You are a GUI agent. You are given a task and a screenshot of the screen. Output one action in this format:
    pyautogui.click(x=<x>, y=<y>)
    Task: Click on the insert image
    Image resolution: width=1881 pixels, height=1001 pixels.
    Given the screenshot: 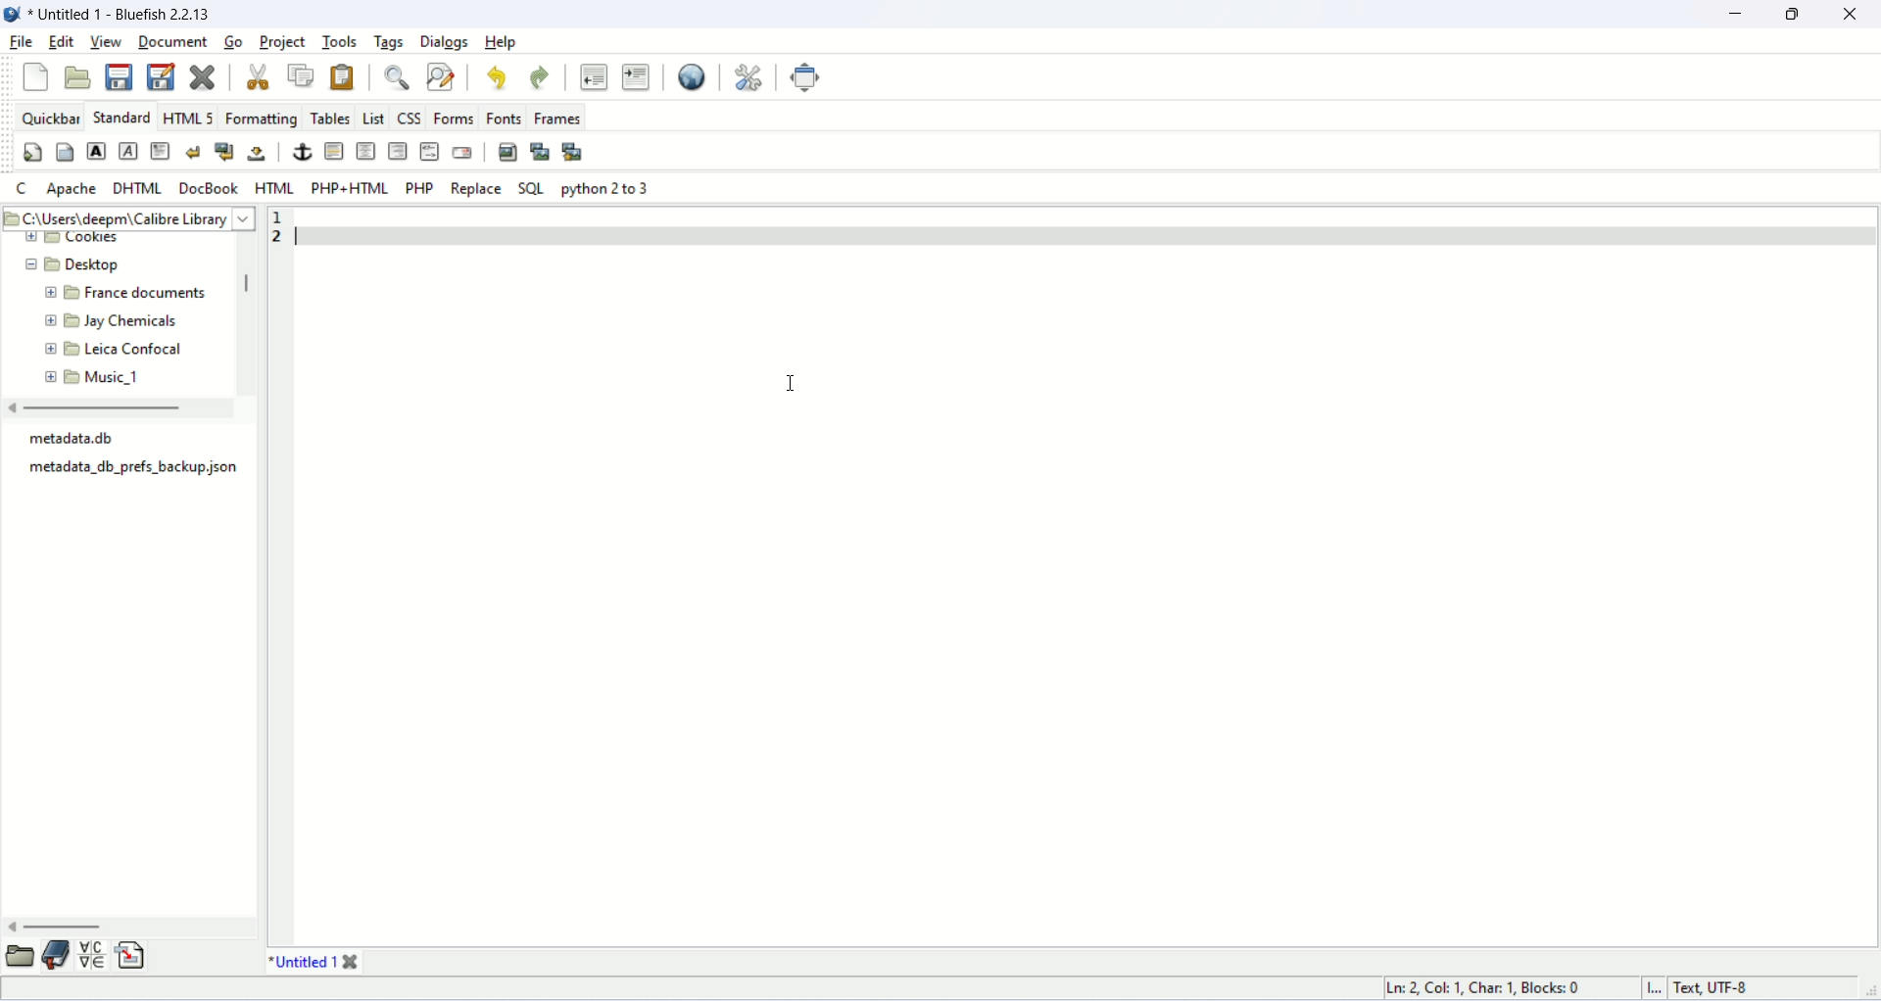 What is the action you would take?
    pyautogui.click(x=508, y=153)
    